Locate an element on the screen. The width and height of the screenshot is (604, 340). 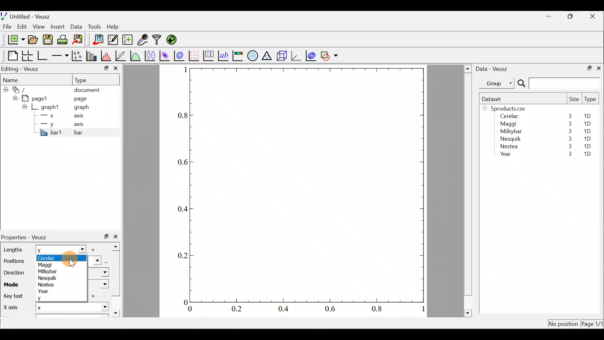
Remove item is located at coordinates (104, 297).